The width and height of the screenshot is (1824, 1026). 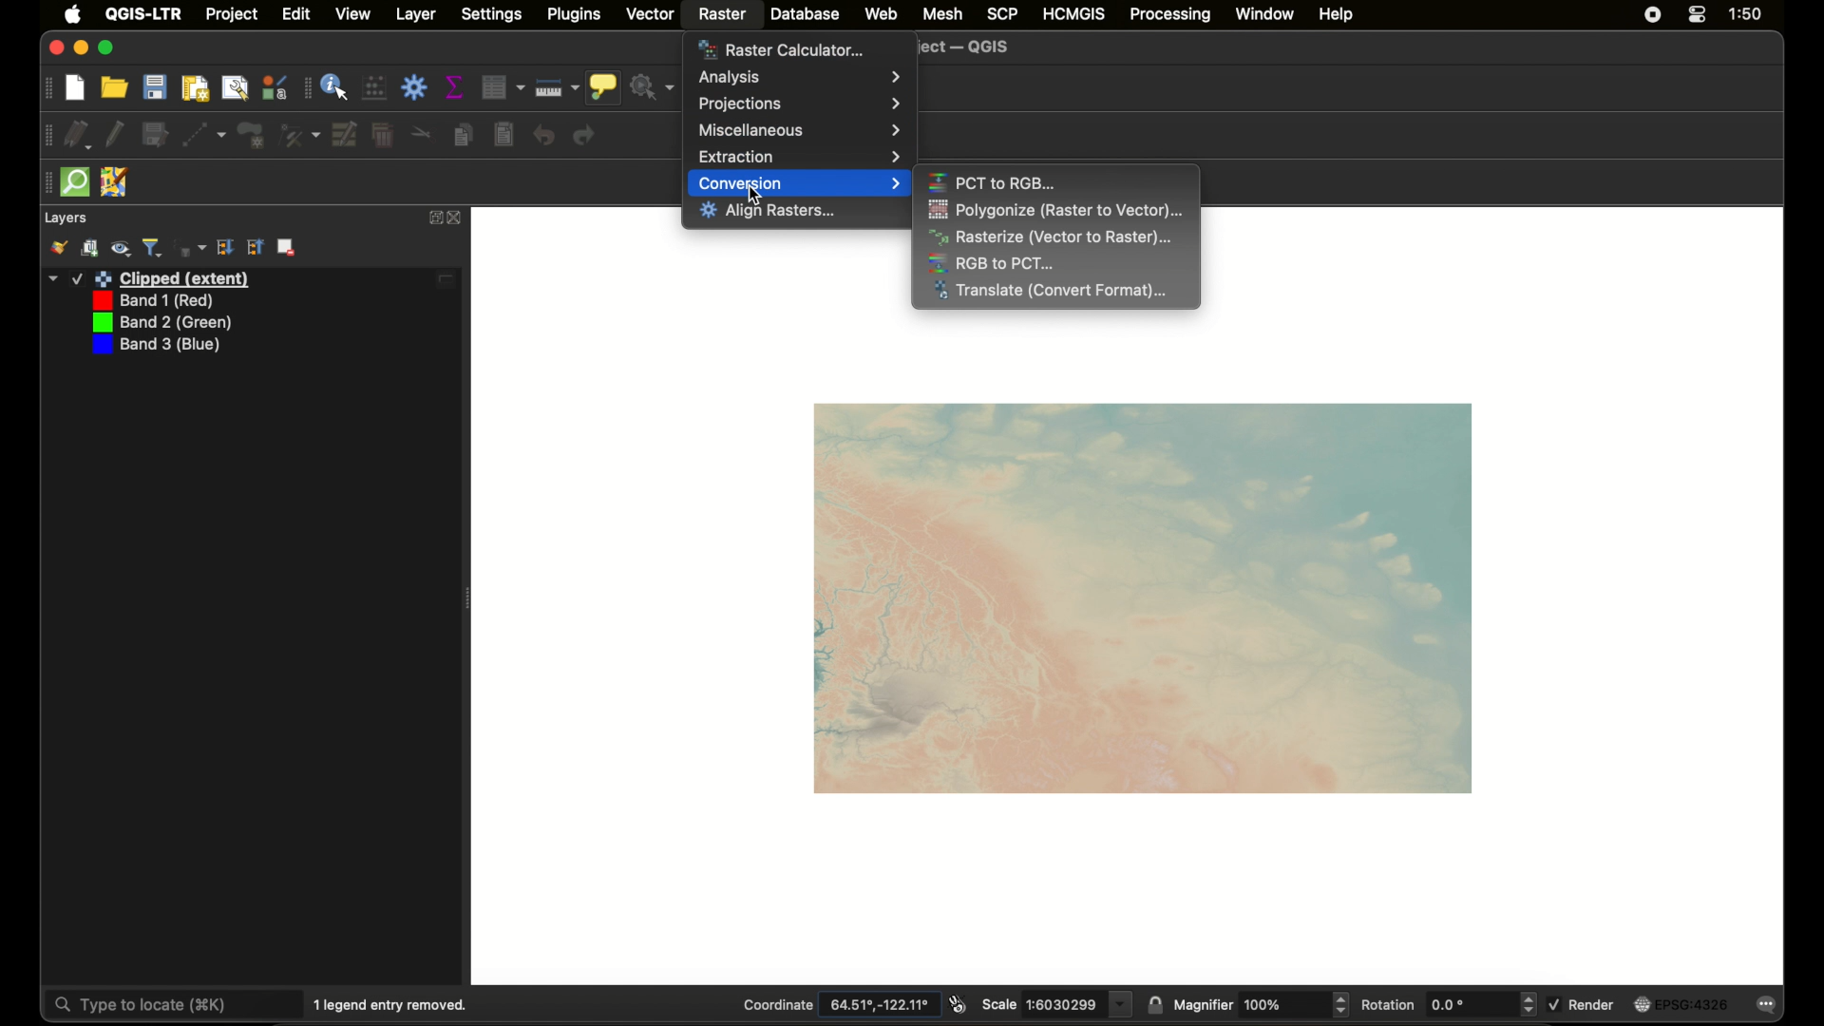 I want to click on close, so click(x=54, y=48).